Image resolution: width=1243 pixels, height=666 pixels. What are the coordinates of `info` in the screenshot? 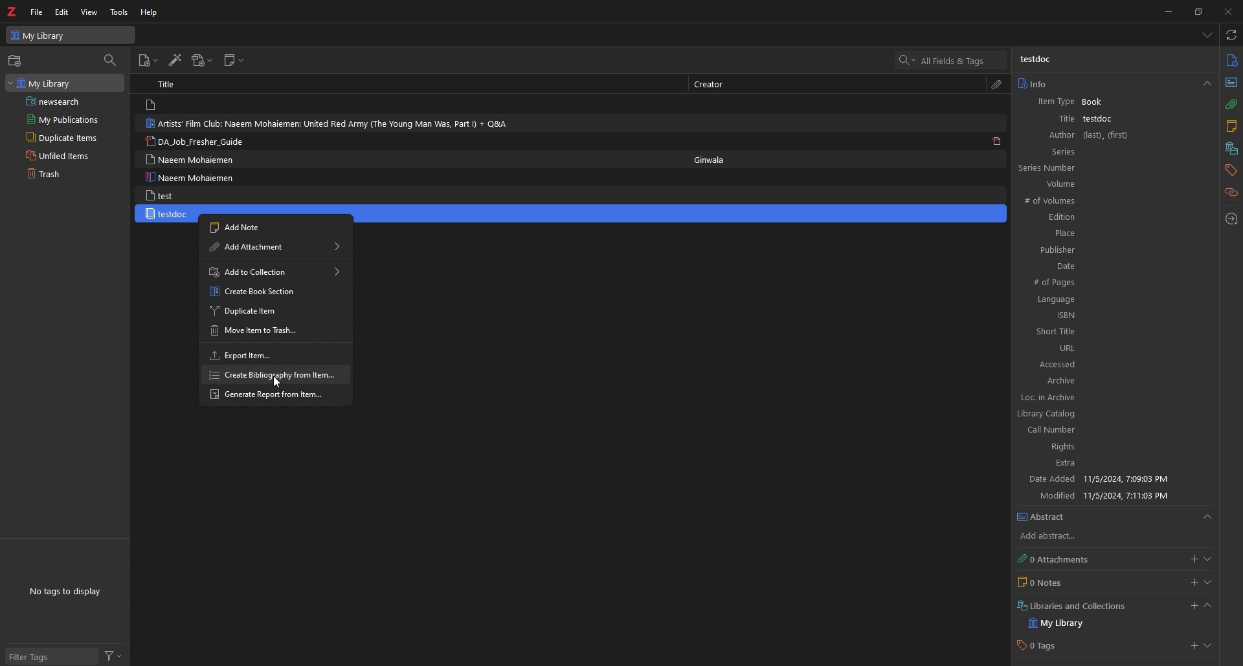 It's located at (1231, 61).